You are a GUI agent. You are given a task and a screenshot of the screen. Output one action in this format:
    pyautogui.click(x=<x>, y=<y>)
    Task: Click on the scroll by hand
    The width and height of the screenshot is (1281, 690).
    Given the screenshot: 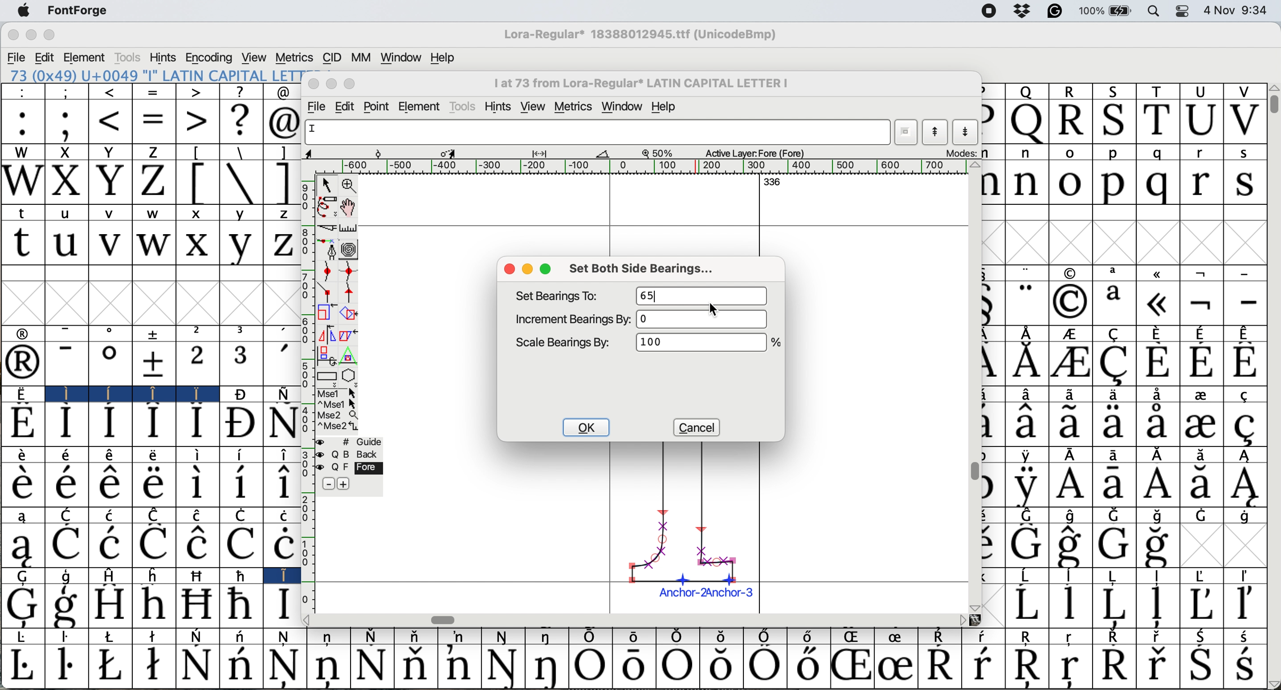 What is the action you would take?
    pyautogui.click(x=349, y=207)
    